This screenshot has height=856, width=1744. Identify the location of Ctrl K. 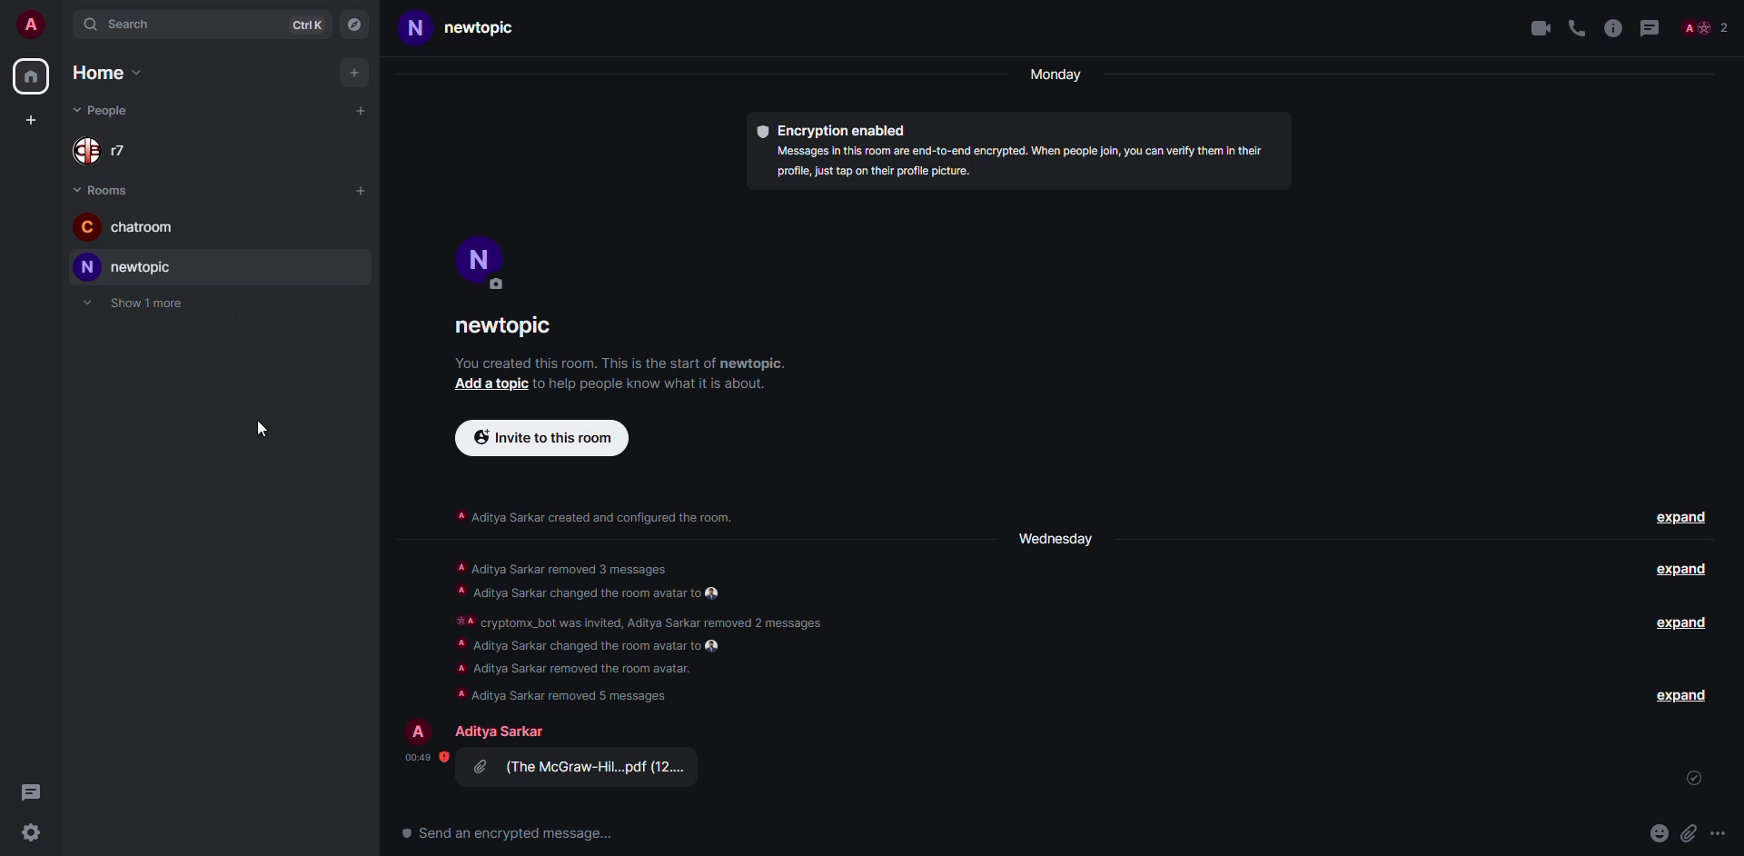
(311, 25).